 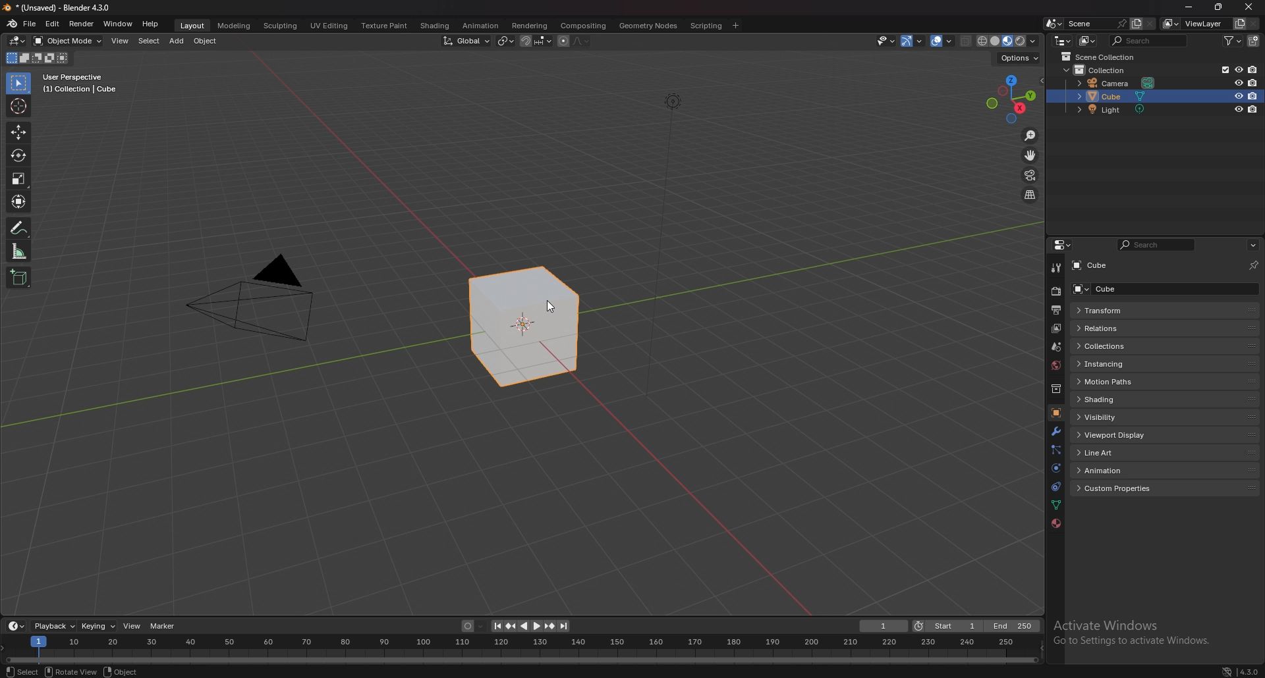 I want to click on rendering, so click(x=528, y=26).